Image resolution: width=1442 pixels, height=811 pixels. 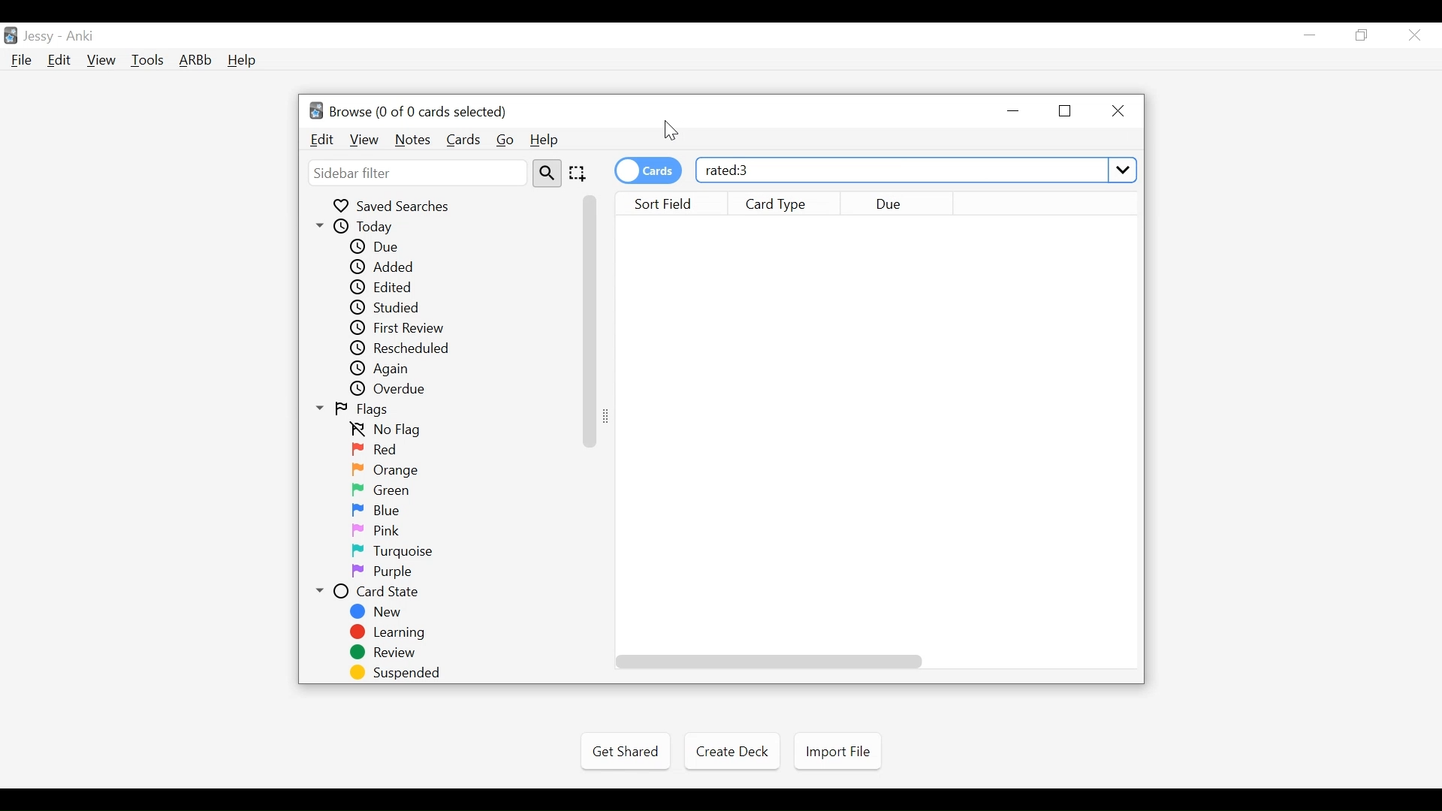 I want to click on Toggle Cards/Notes, so click(x=647, y=170).